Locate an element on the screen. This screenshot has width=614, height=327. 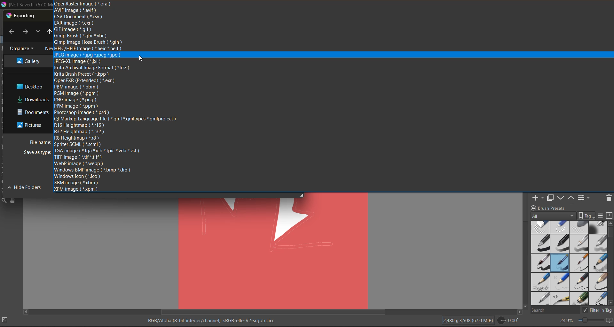
jpeg image is located at coordinates (94, 55).